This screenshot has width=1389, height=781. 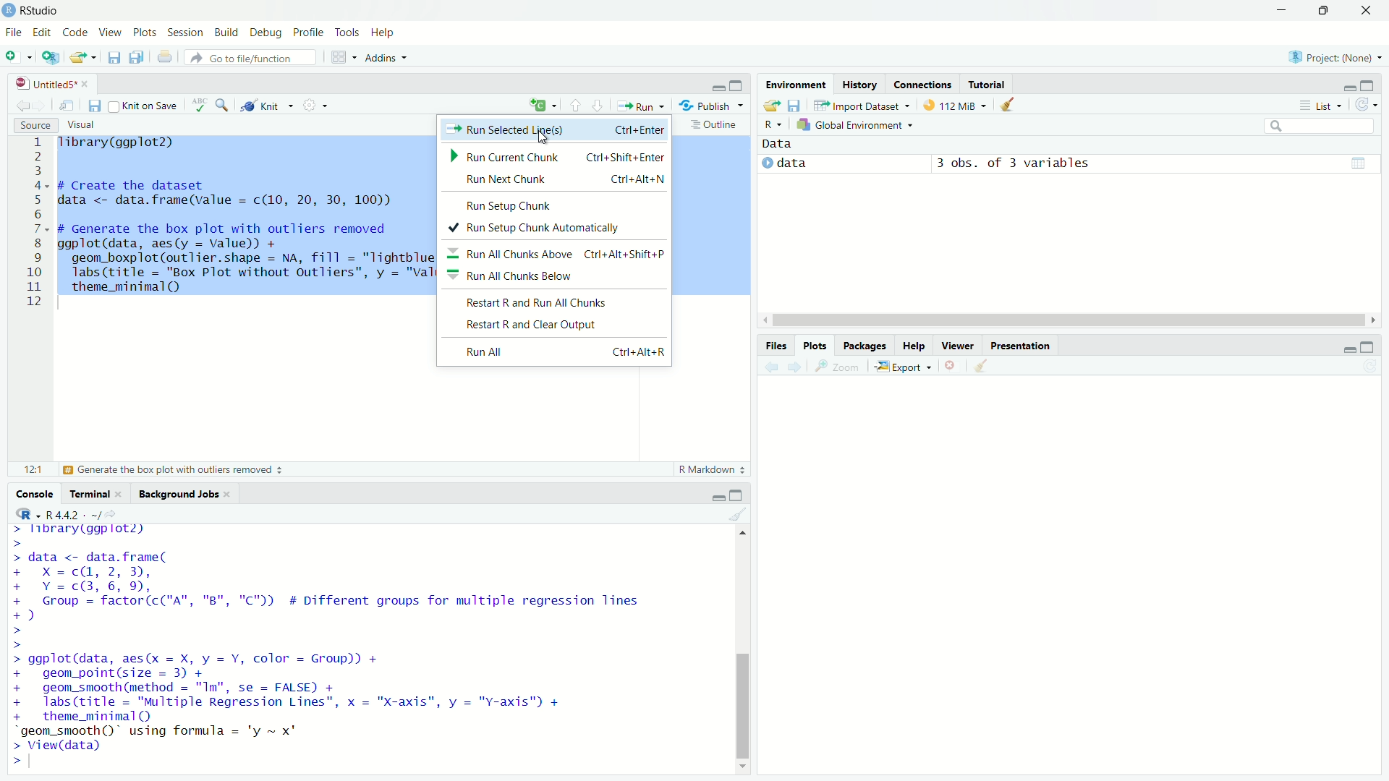 What do you see at coordinates (347, 33) in the screenshot?
I see `Tools` at bounding box center [347, 33].